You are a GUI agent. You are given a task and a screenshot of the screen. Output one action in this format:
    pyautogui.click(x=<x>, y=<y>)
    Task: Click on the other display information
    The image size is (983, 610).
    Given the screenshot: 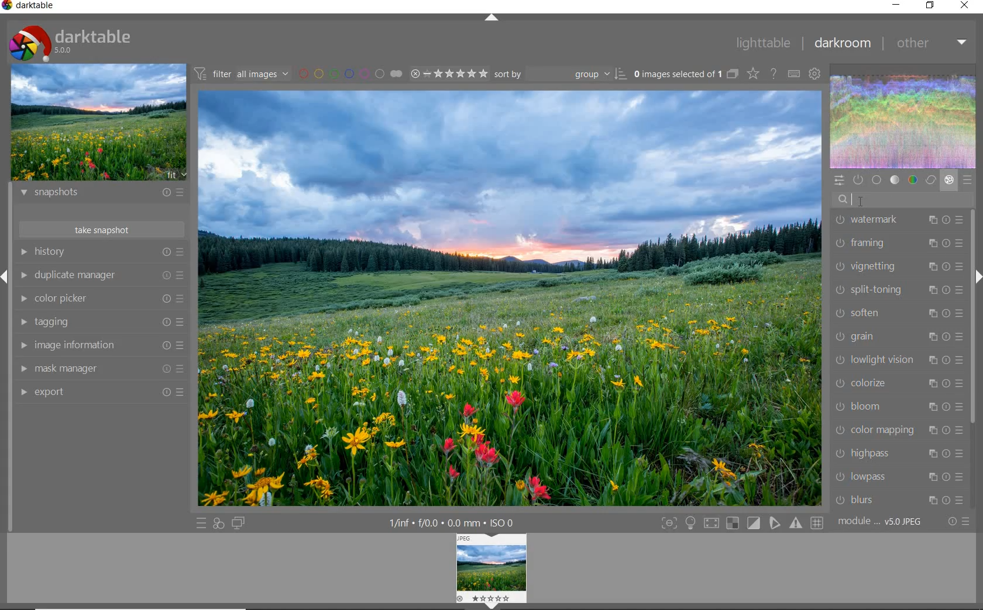 What is the action you would take?
    pyautogui.click(x=453, y=523)
    